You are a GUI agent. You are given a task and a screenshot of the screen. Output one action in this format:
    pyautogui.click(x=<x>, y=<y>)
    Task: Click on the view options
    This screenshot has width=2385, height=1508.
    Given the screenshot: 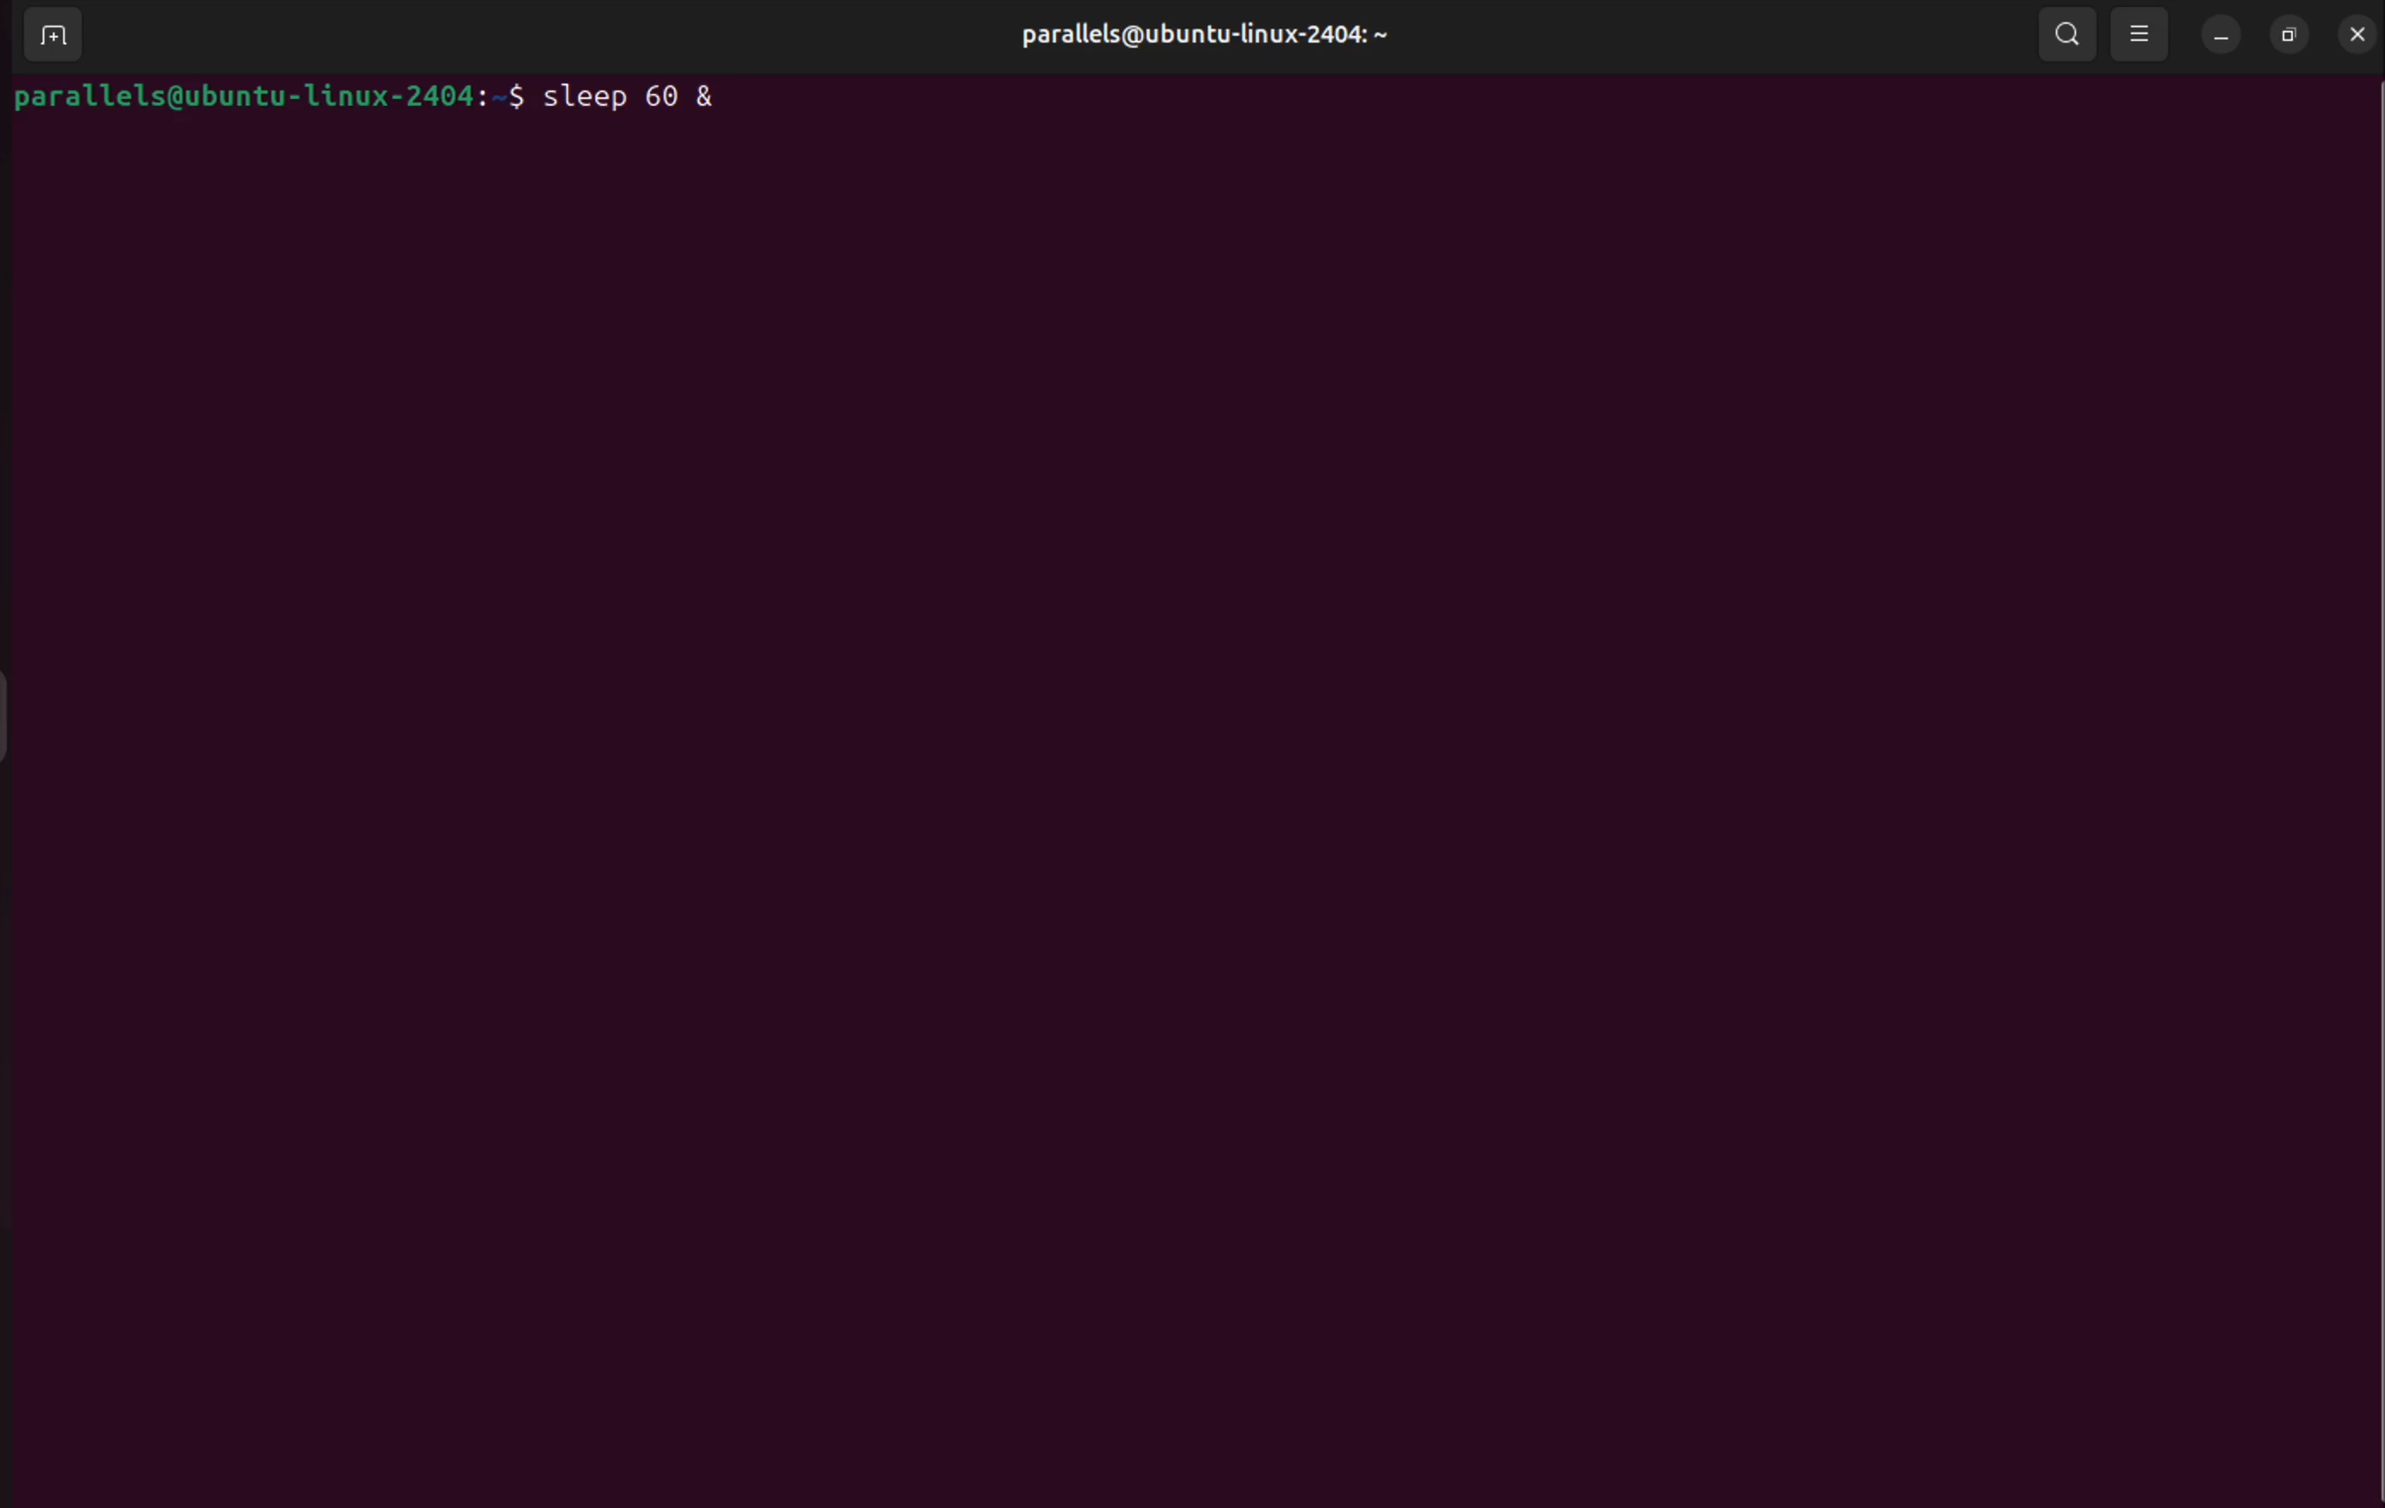 What is the action you would take?
    pyautogui.click(x=2141, y=35)
    